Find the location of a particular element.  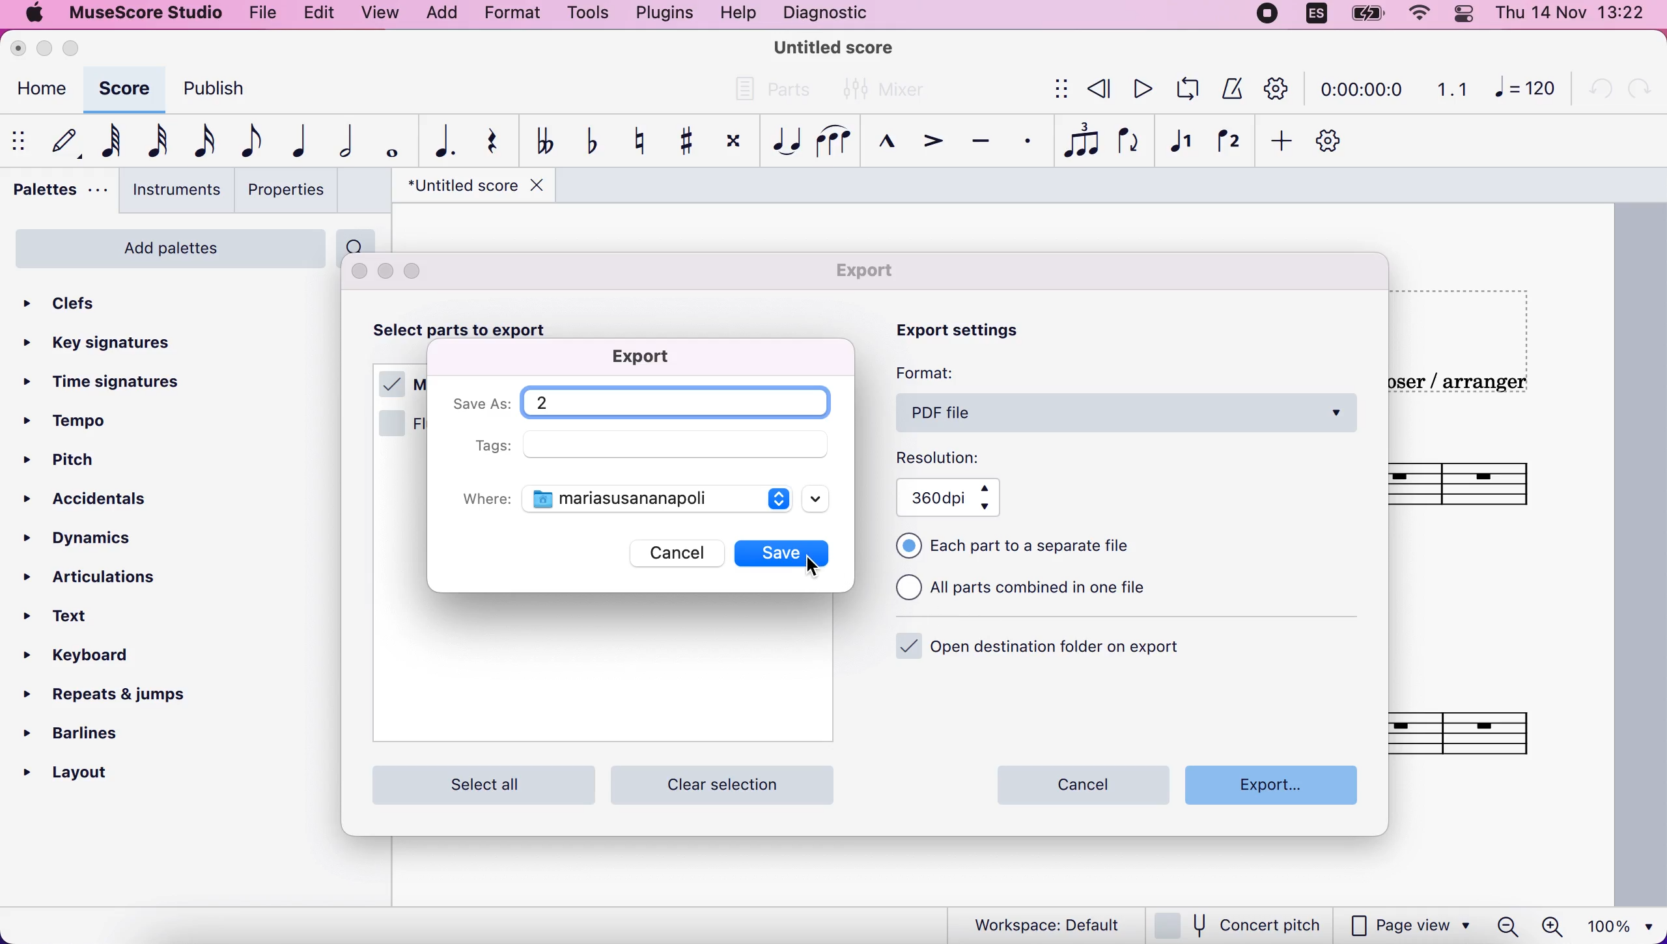

clefs is located at coordinates (81, 303).